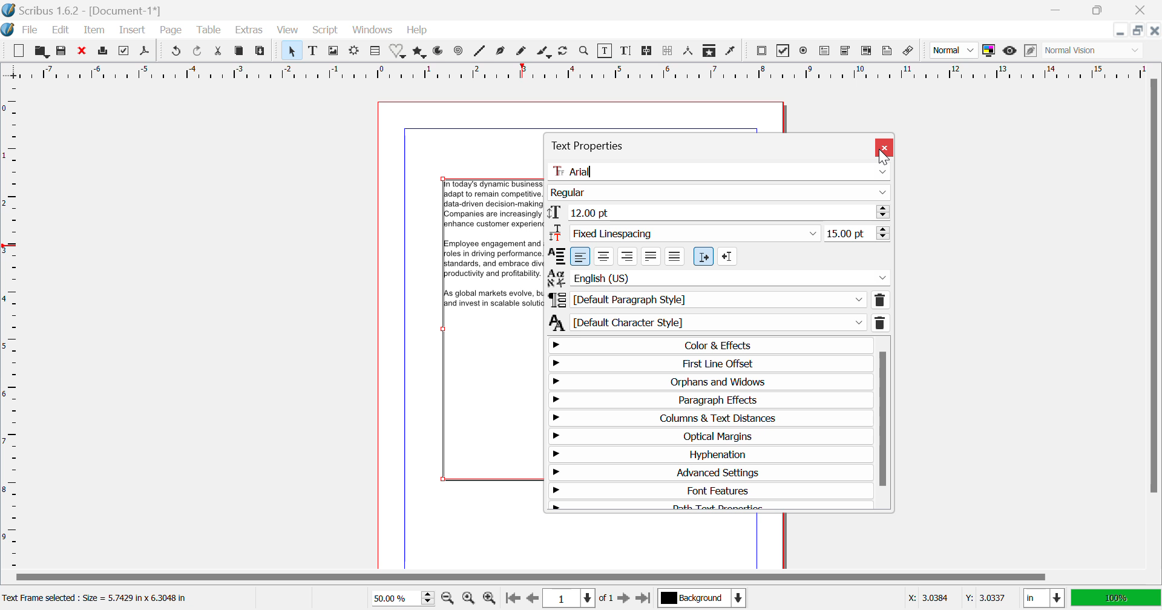 This screenshot has width=1162, height=610. I want to click on Zoom to 100%, so click(469, 598).